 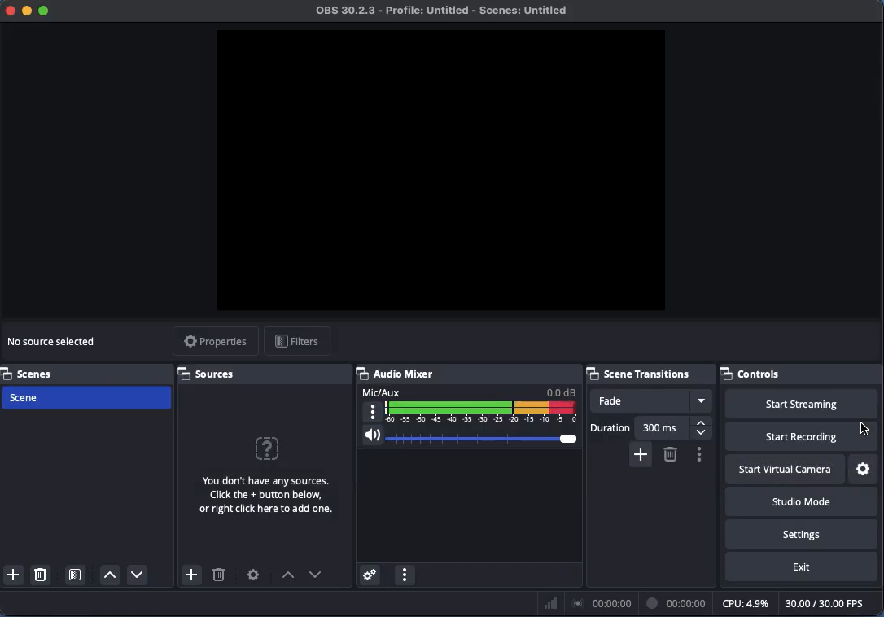 What do you see at coordinates (383, 392) in the screenshot?
I see `Mic/Aux` at bounding box center [383, 392].